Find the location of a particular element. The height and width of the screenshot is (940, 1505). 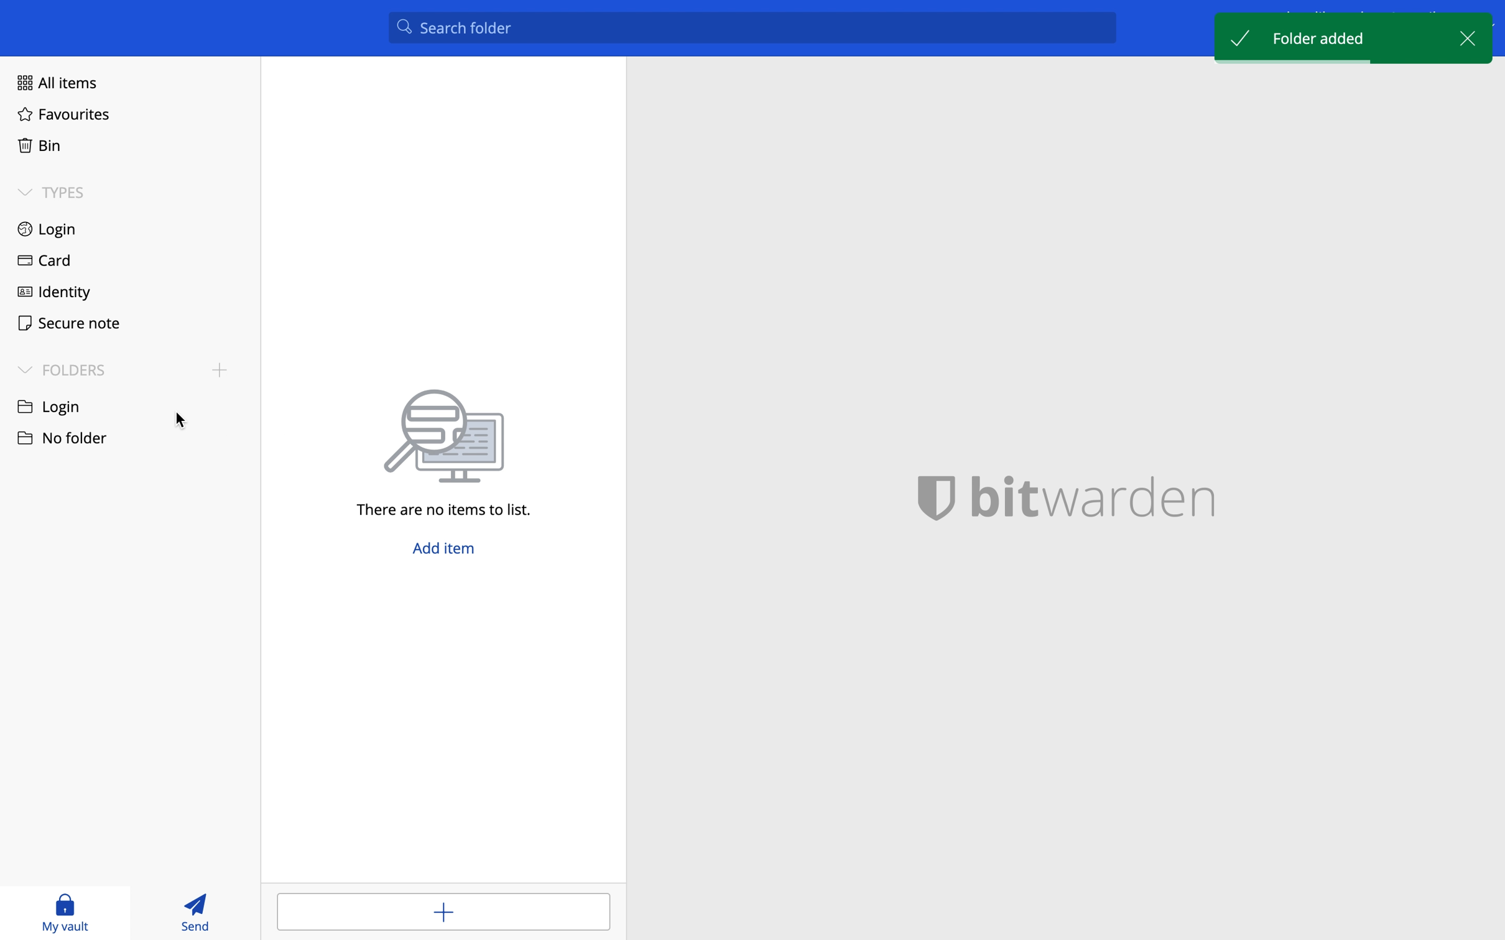

No folder is located at coordinates (64, 444).